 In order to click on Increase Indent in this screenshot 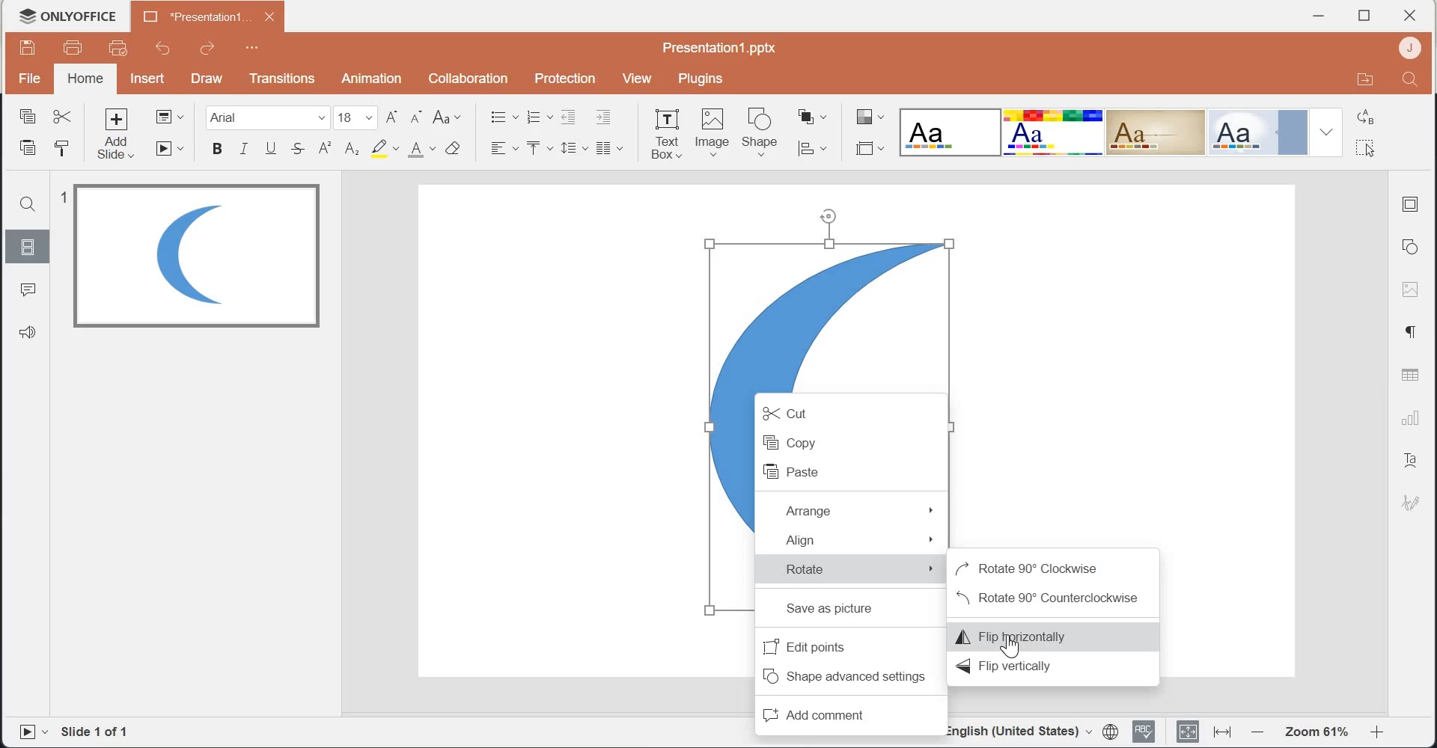, I will do `click(602, 117)`.